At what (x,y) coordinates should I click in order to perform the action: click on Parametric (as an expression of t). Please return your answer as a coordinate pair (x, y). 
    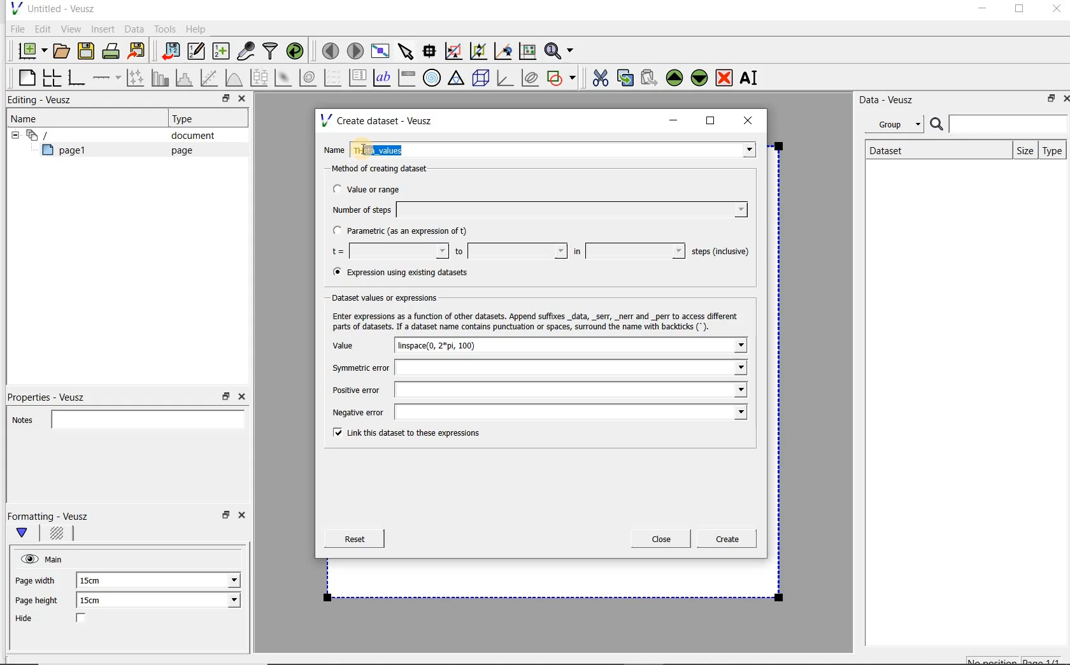
    Looking at the image, I should click on (406, 231).